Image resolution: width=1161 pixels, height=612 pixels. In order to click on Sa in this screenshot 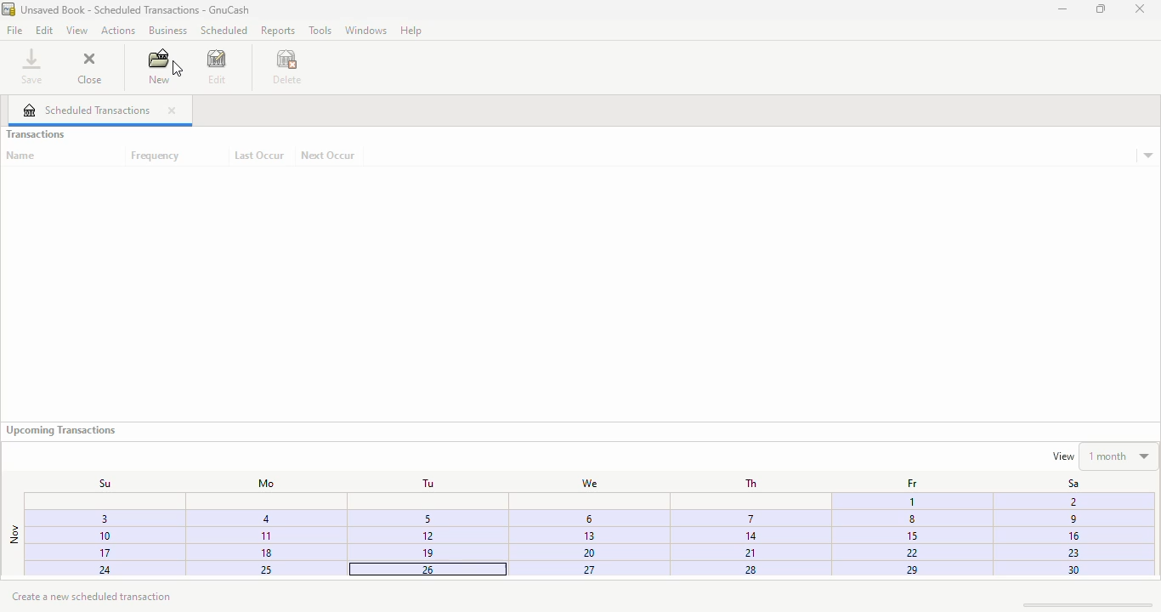, I will do `click(1064, 484)`.